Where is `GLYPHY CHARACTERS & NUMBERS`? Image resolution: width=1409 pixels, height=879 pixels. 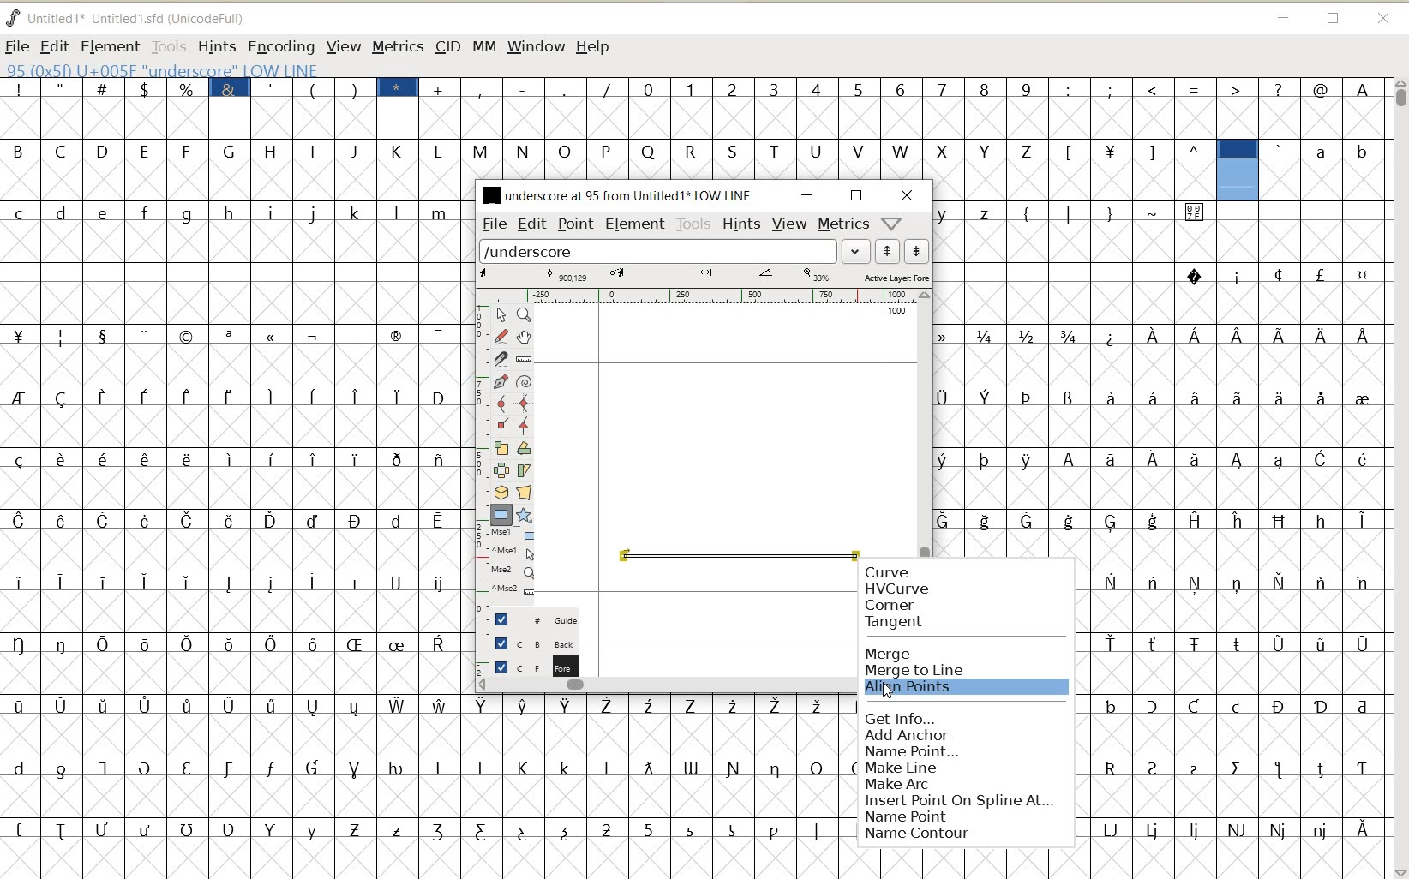 GLYPHY CHARACTERS & NUMBERS is located at coordinates (1142, 722).